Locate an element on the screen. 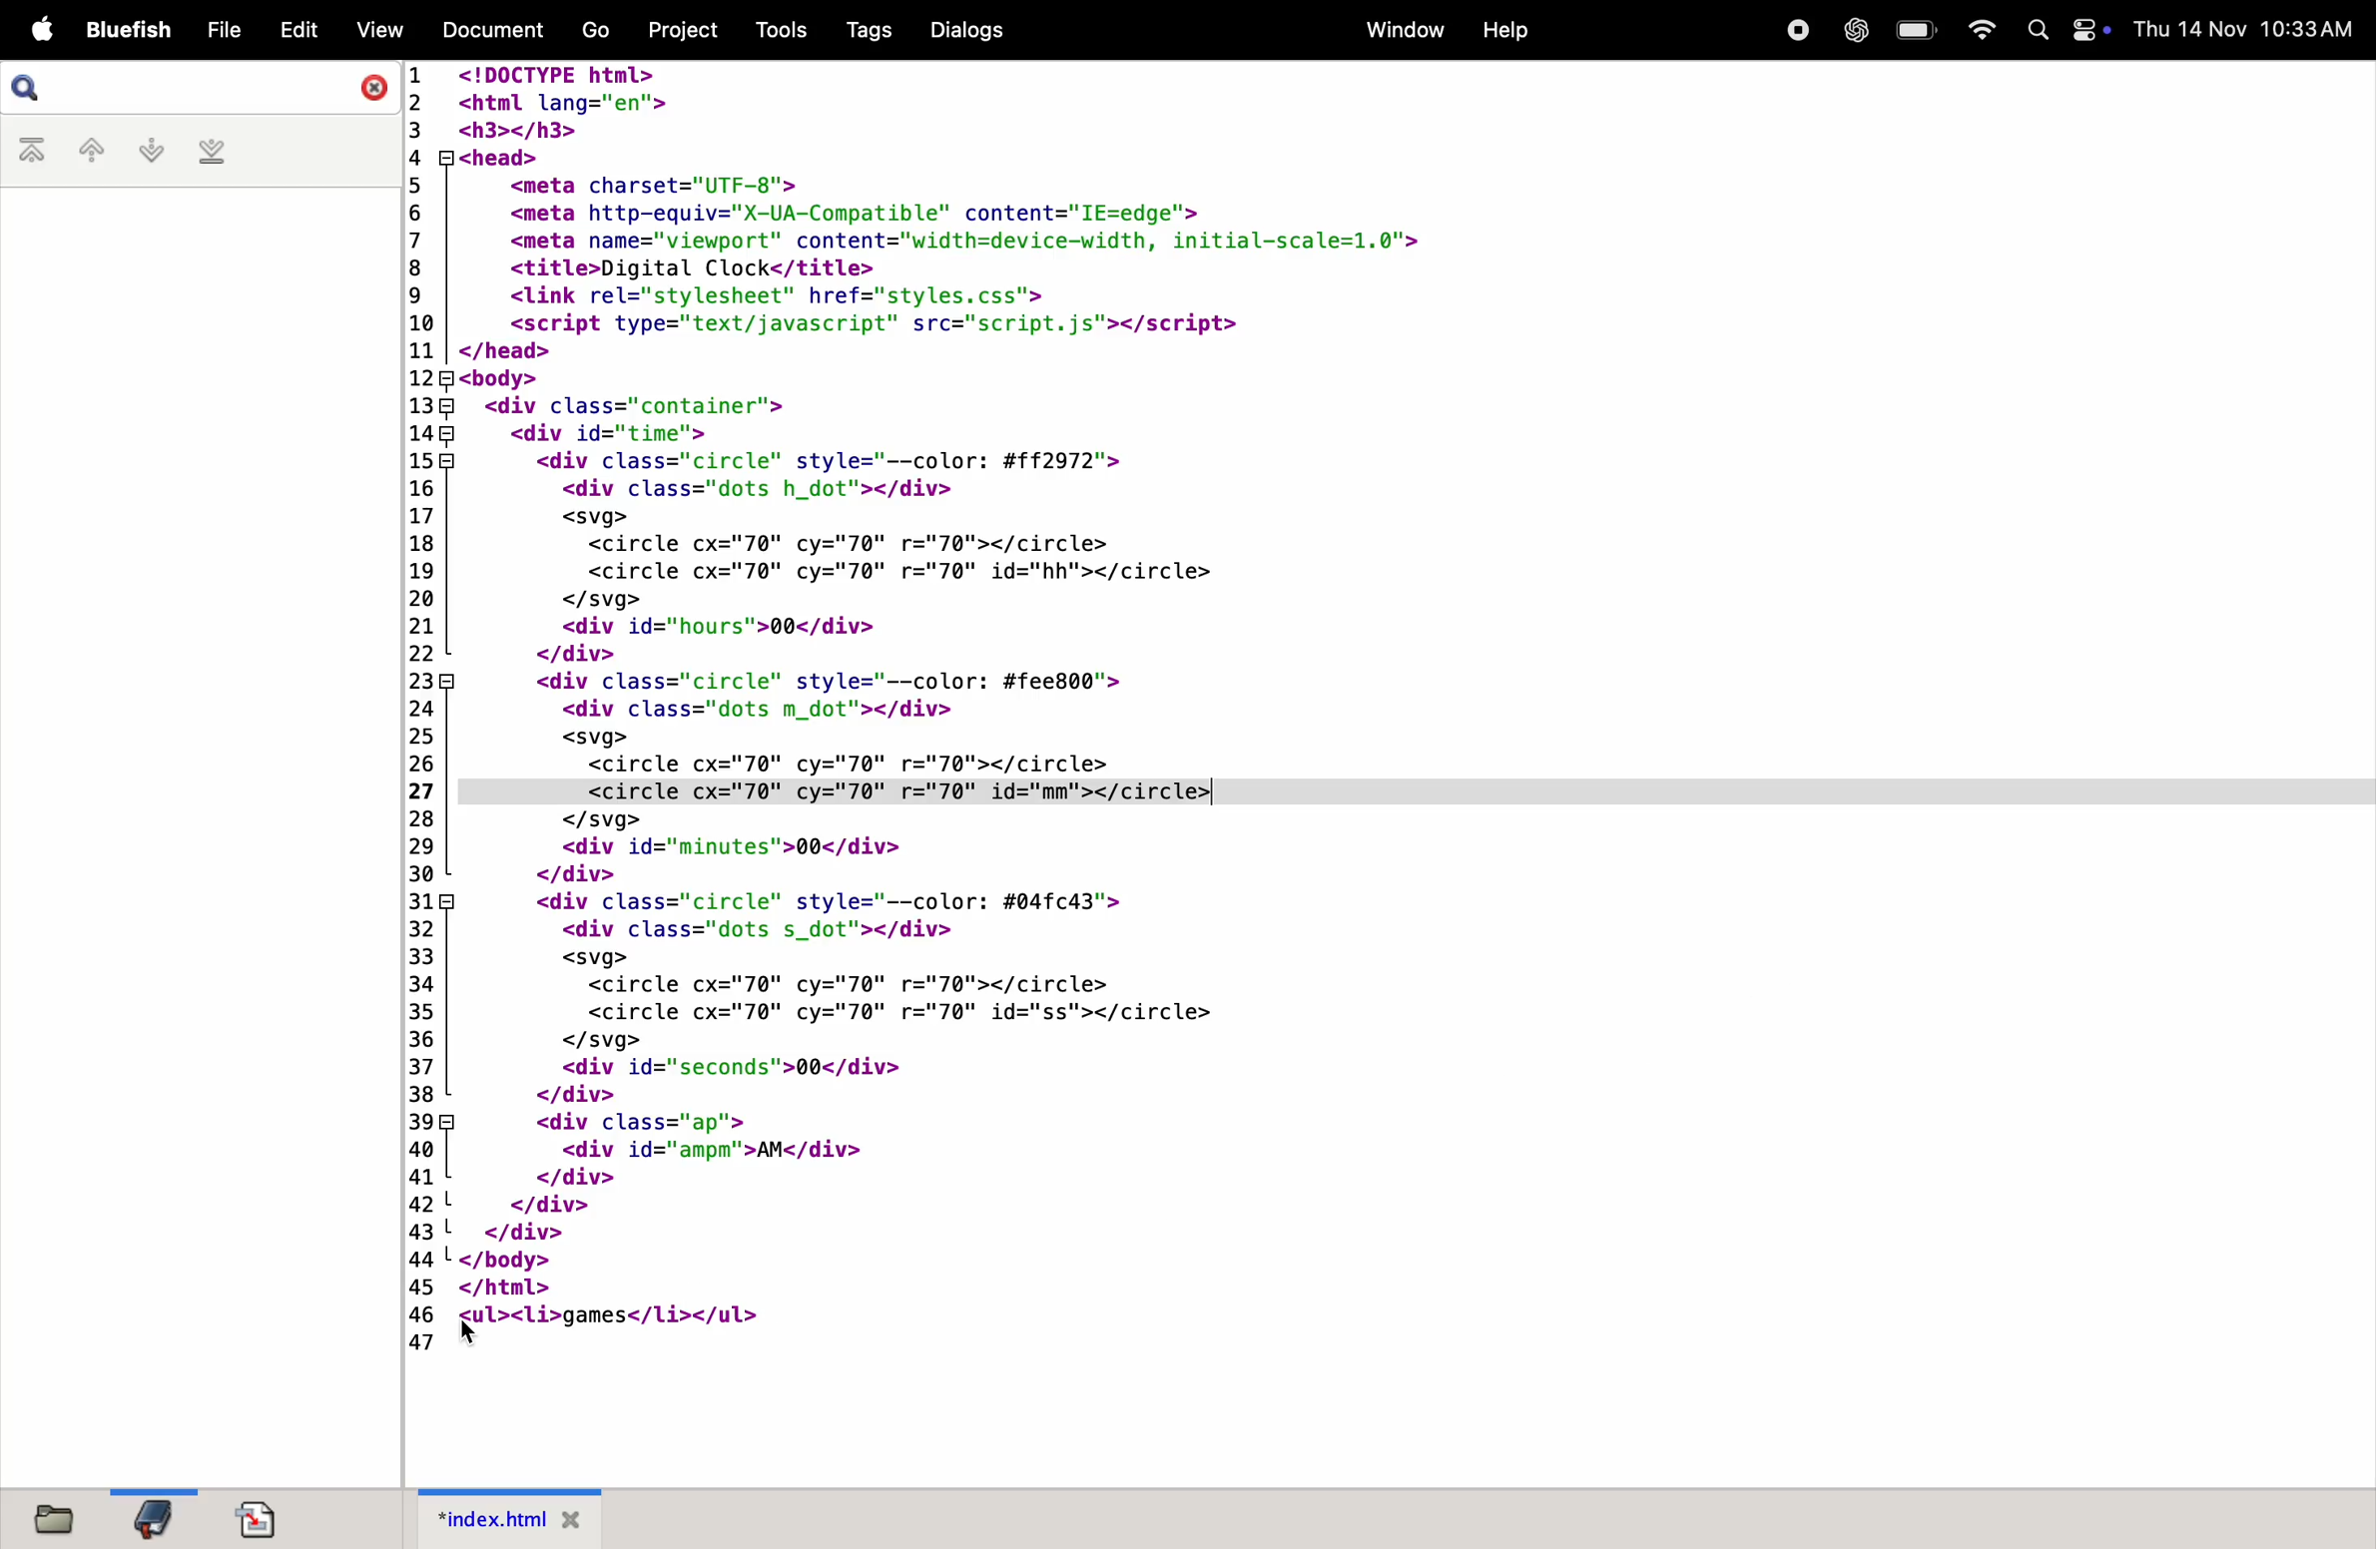 This screenshot has width=2376, height=1549. Apple menu is located at coordinates (38, 28).